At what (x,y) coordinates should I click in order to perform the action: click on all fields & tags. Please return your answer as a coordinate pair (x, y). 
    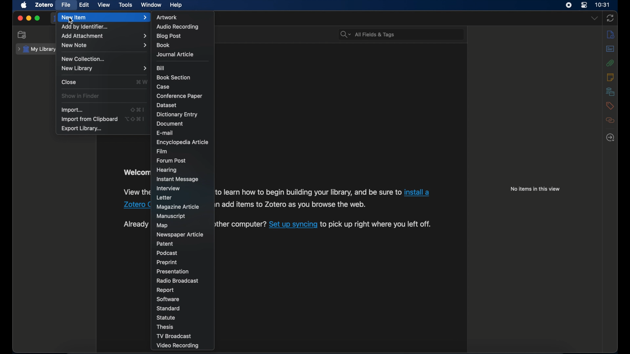
    Looking at the image, I should click on (367, 34).